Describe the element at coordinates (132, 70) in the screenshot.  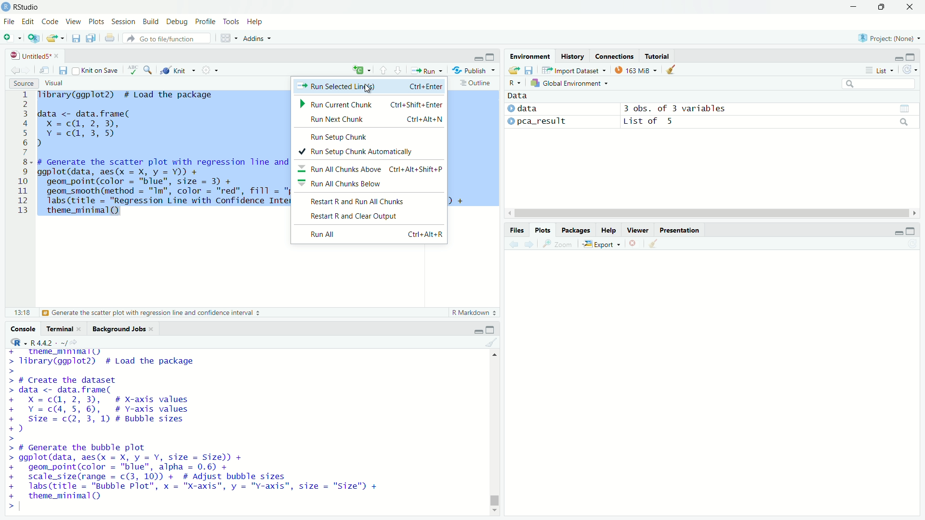
I see `Check spelling in the document` at that location.